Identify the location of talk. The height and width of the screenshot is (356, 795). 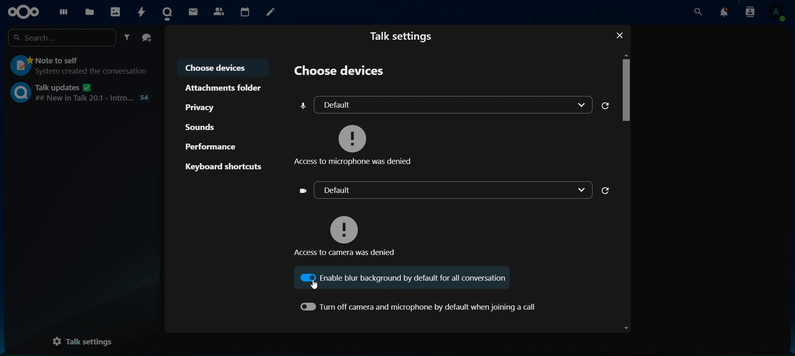
(168, 11).